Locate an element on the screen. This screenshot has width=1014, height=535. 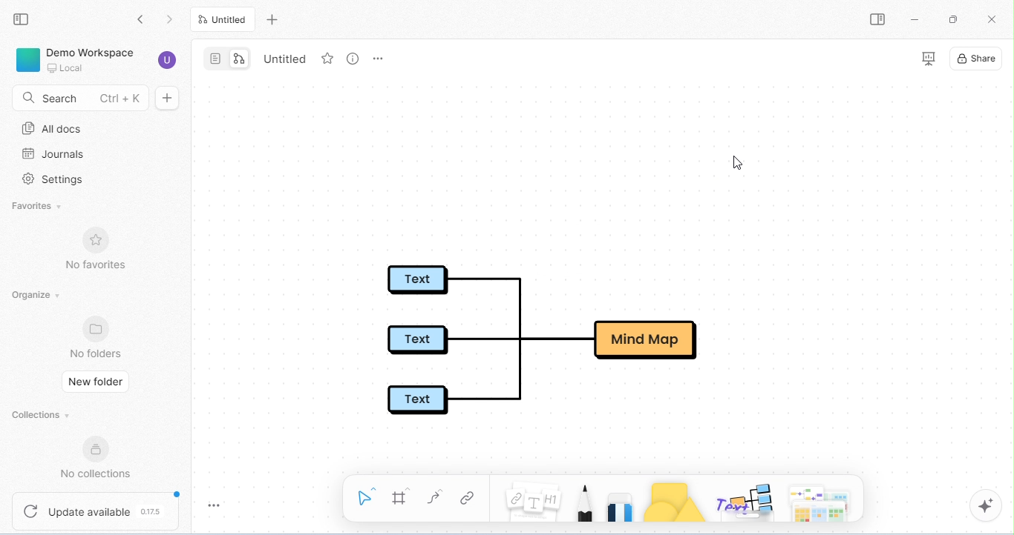
no folders is located at coordinates (98, 338).